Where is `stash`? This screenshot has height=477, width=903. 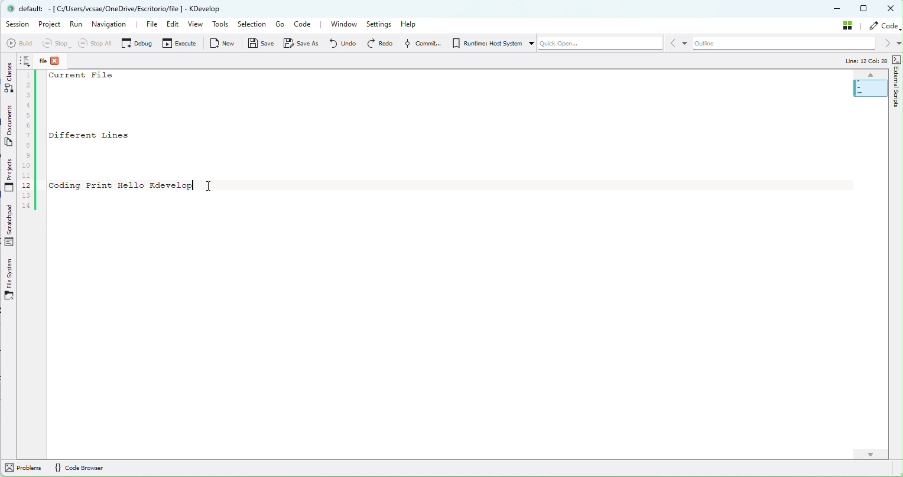 stash is located at coordinates (850, 25).